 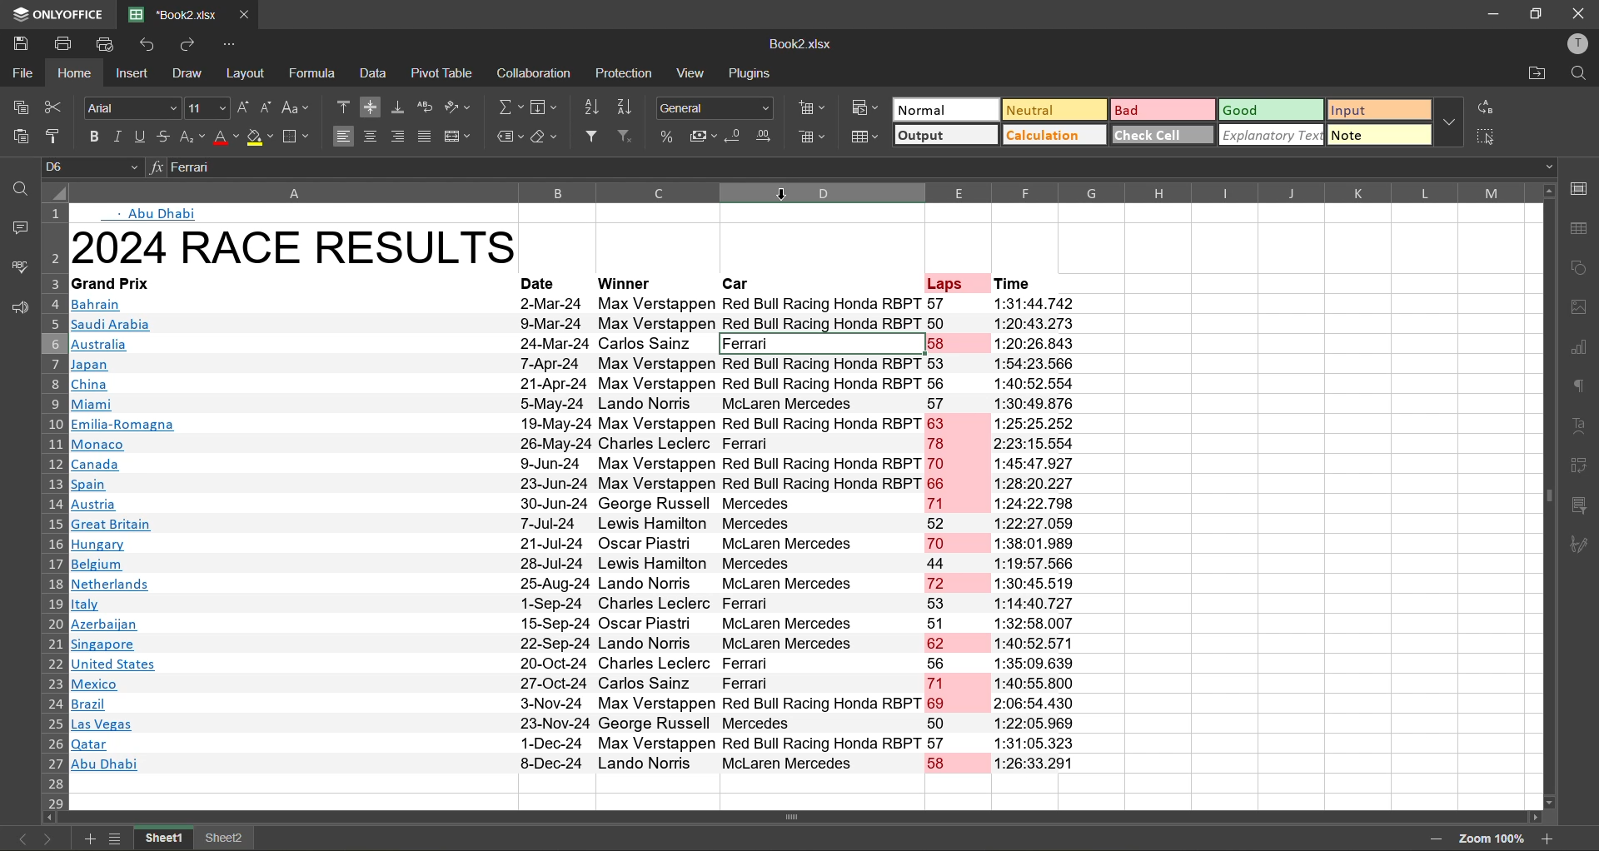 What do you see at coordinates (574, 584) in the screenshot?
I see `Netherlands 25-Aug-24 Lando Norris McLaren Mercedes 72 1:30:45.519` at bounding box center [574, 584].